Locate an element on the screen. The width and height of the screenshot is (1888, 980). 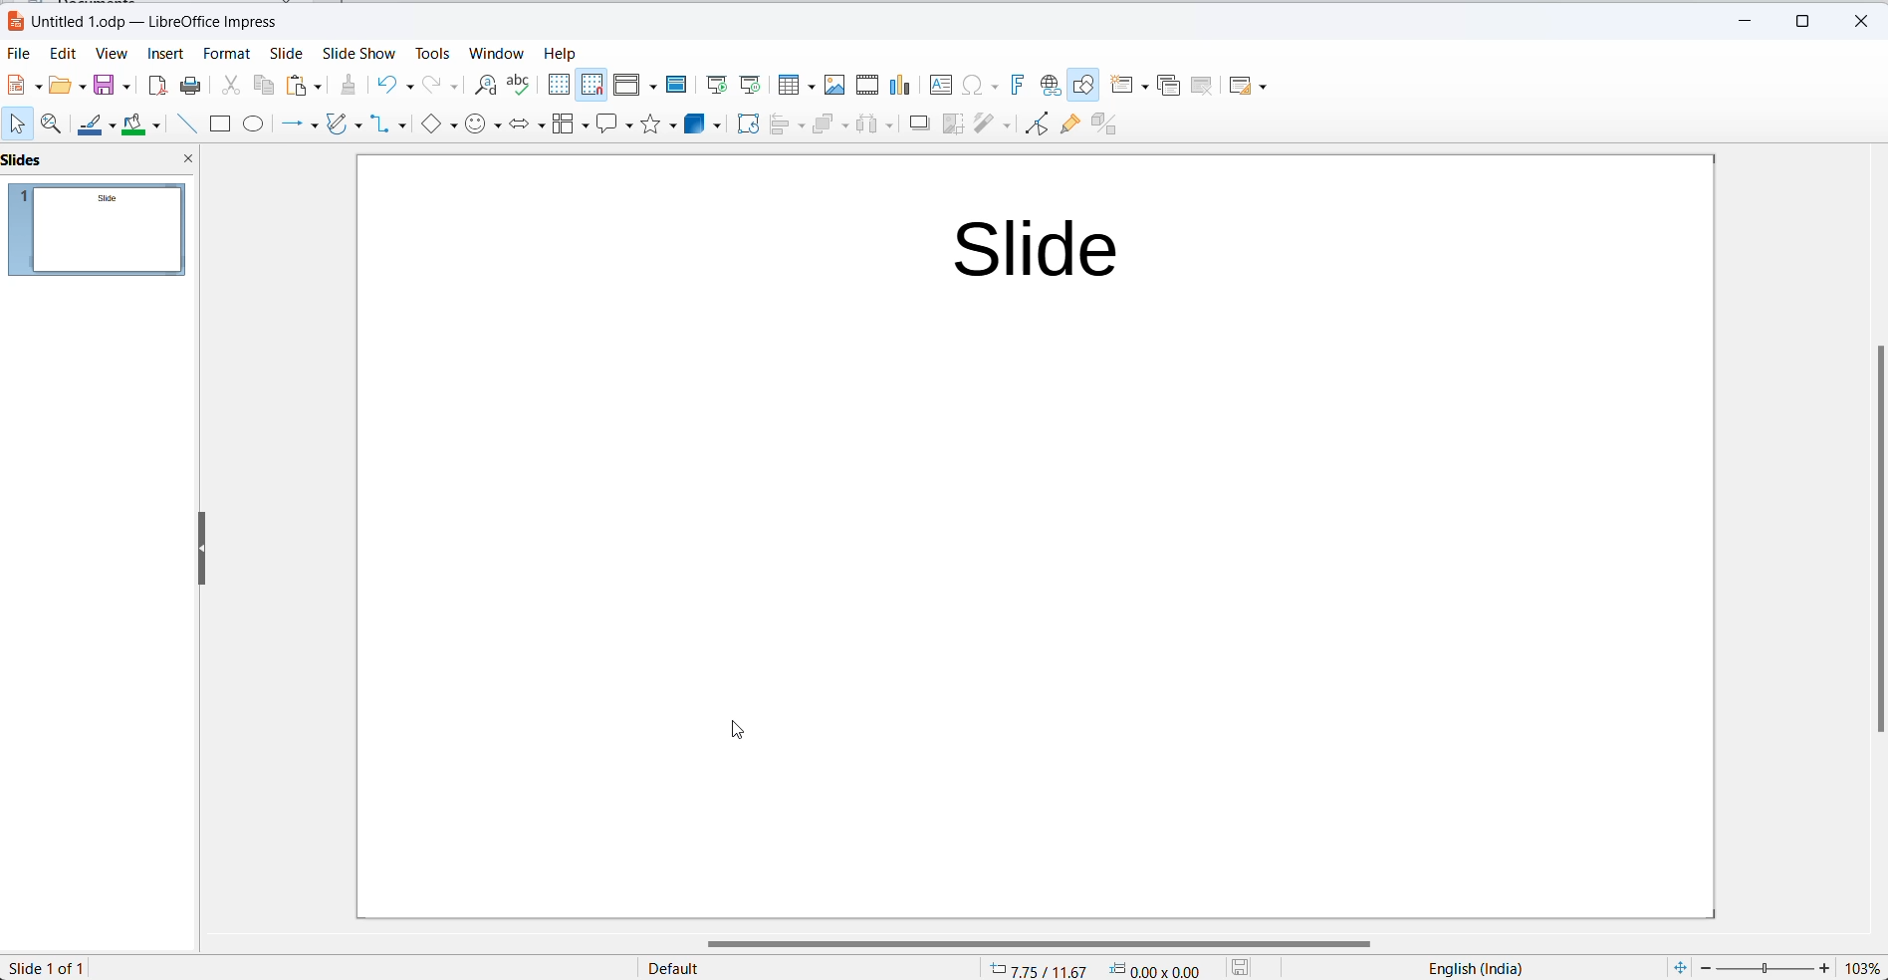
horizontal scrollbar is located at coordinates (1041, 941).